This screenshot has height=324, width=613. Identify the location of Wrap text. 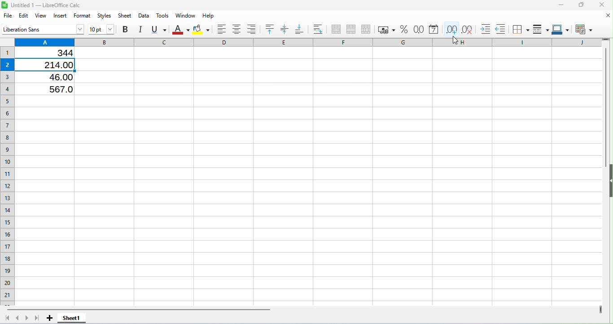
(318, 29).